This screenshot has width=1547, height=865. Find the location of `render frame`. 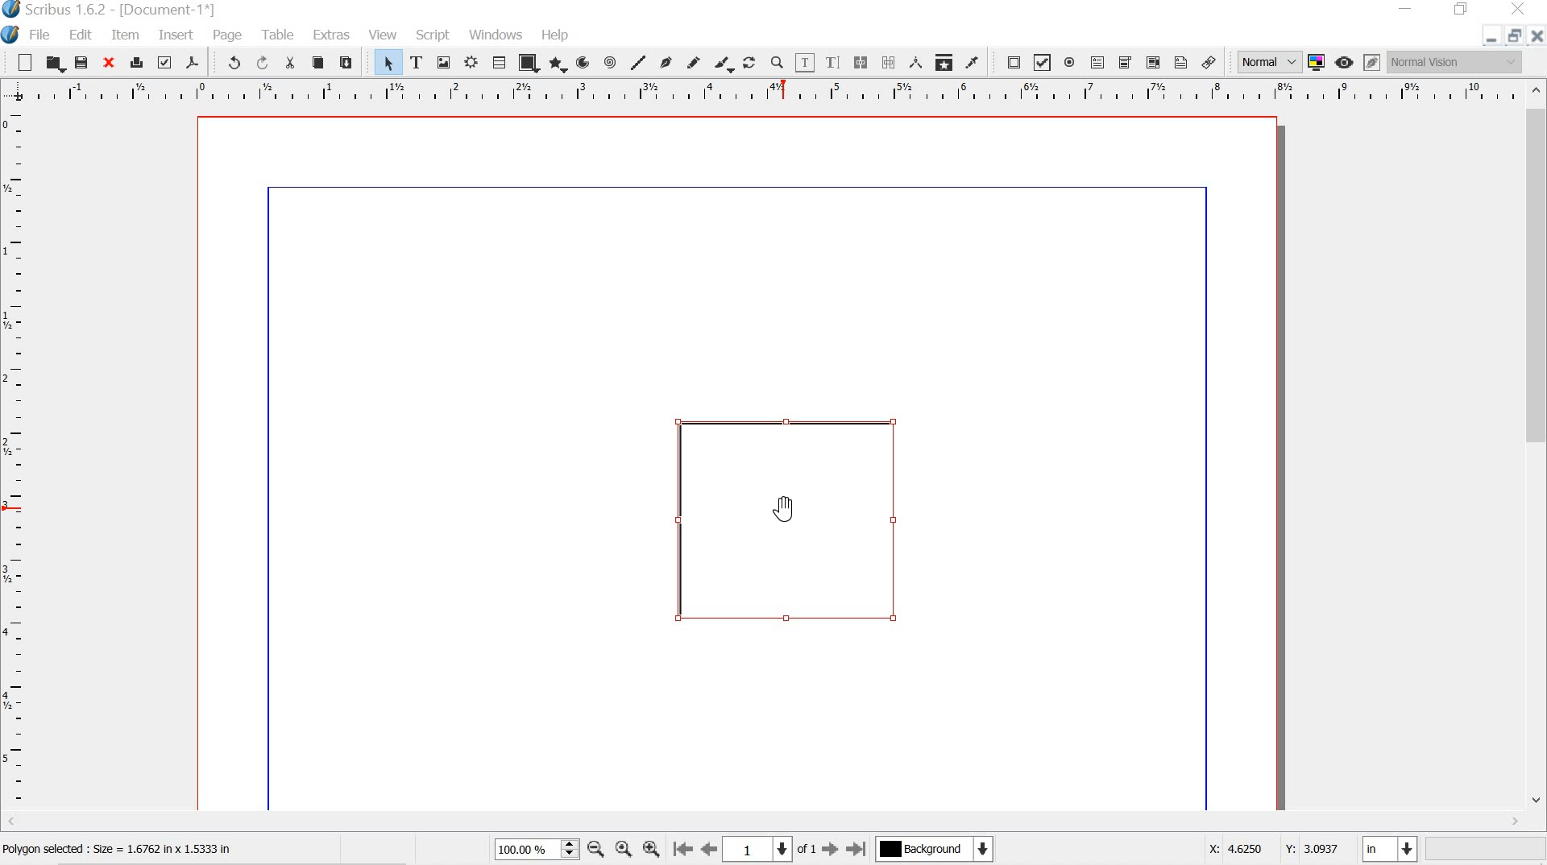

render frame is located at coordinates (473, 63).